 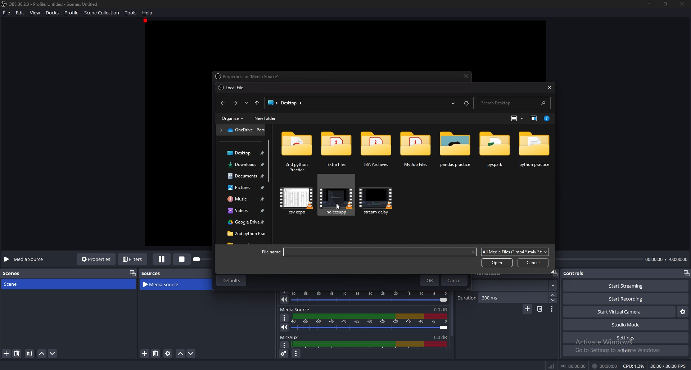 I want to click on move scene down, so click(x=53, y=353).